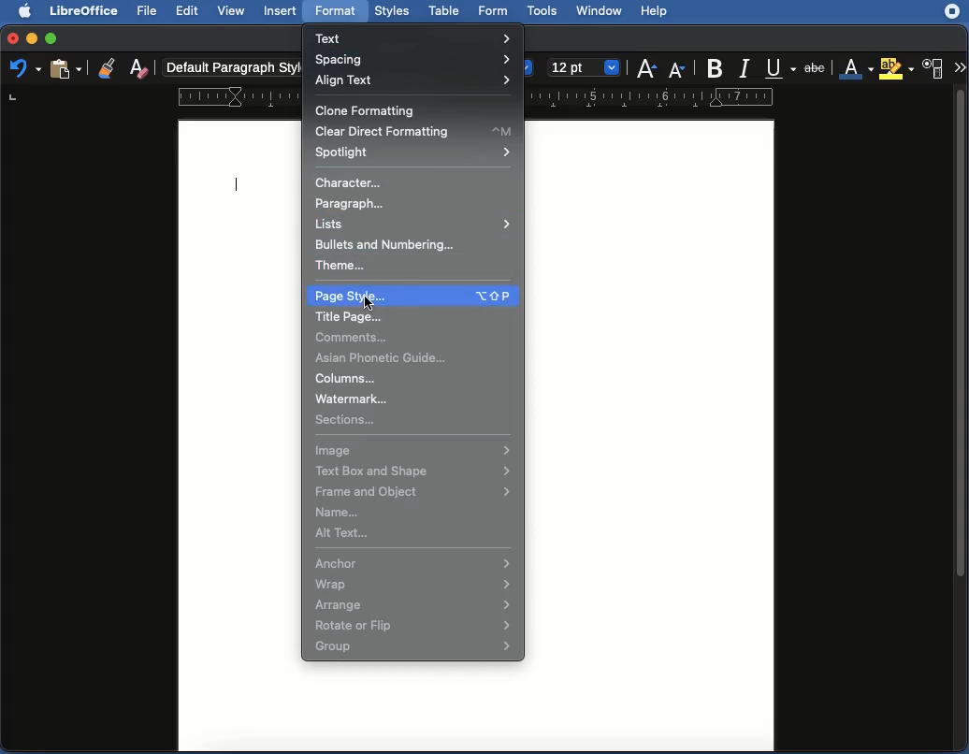 This screenshot has height=754, width=969. What do you see at coordinates (344, 267) in the screenshot?
I see `Theme` at bounding box center [344, 267].